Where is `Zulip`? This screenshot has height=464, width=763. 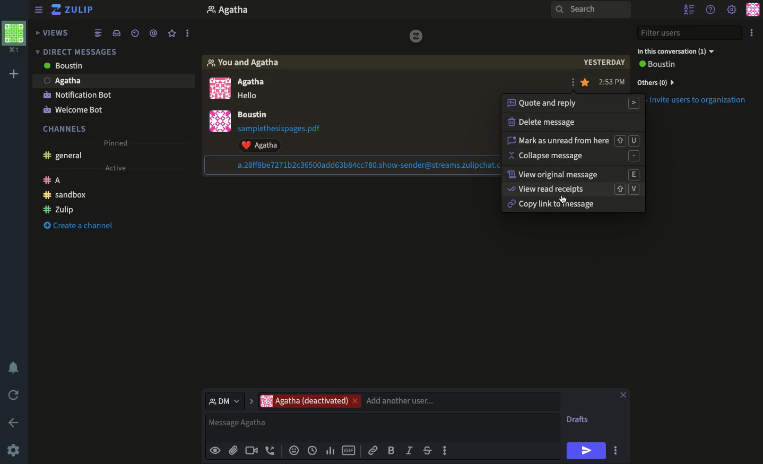
Zulip is located at coordinates (74, 11).